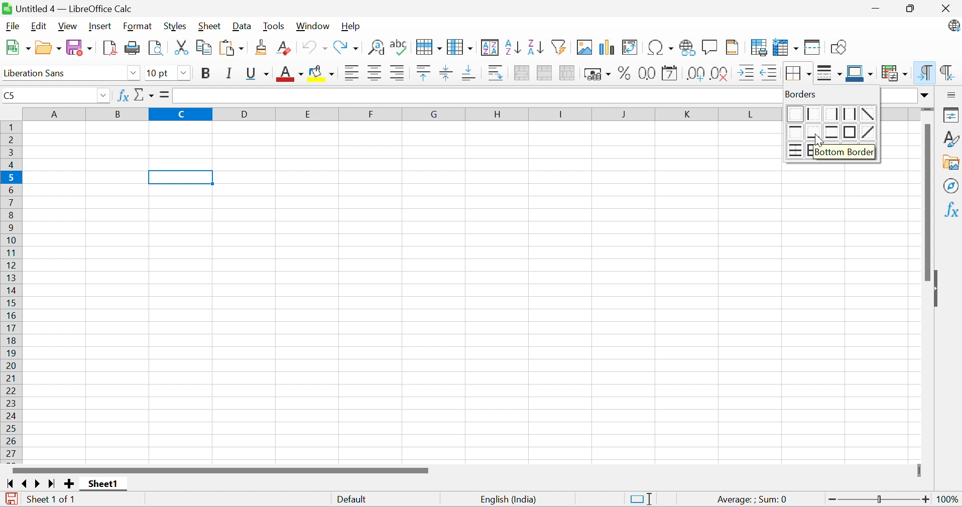 The image size is (962, 507). What do you see at coordinates (926, 499) in the screenshot?
I see `Zoom in` at bounding box center [926, 499].